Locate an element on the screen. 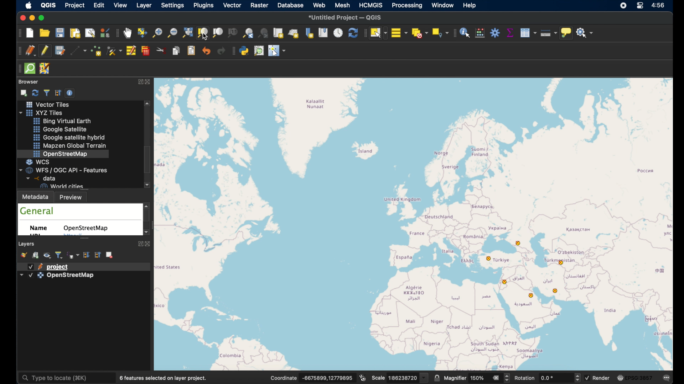 Image resolution: width=684 pixels, height=384 pixels. maximize is located at coordinates (43, 18).